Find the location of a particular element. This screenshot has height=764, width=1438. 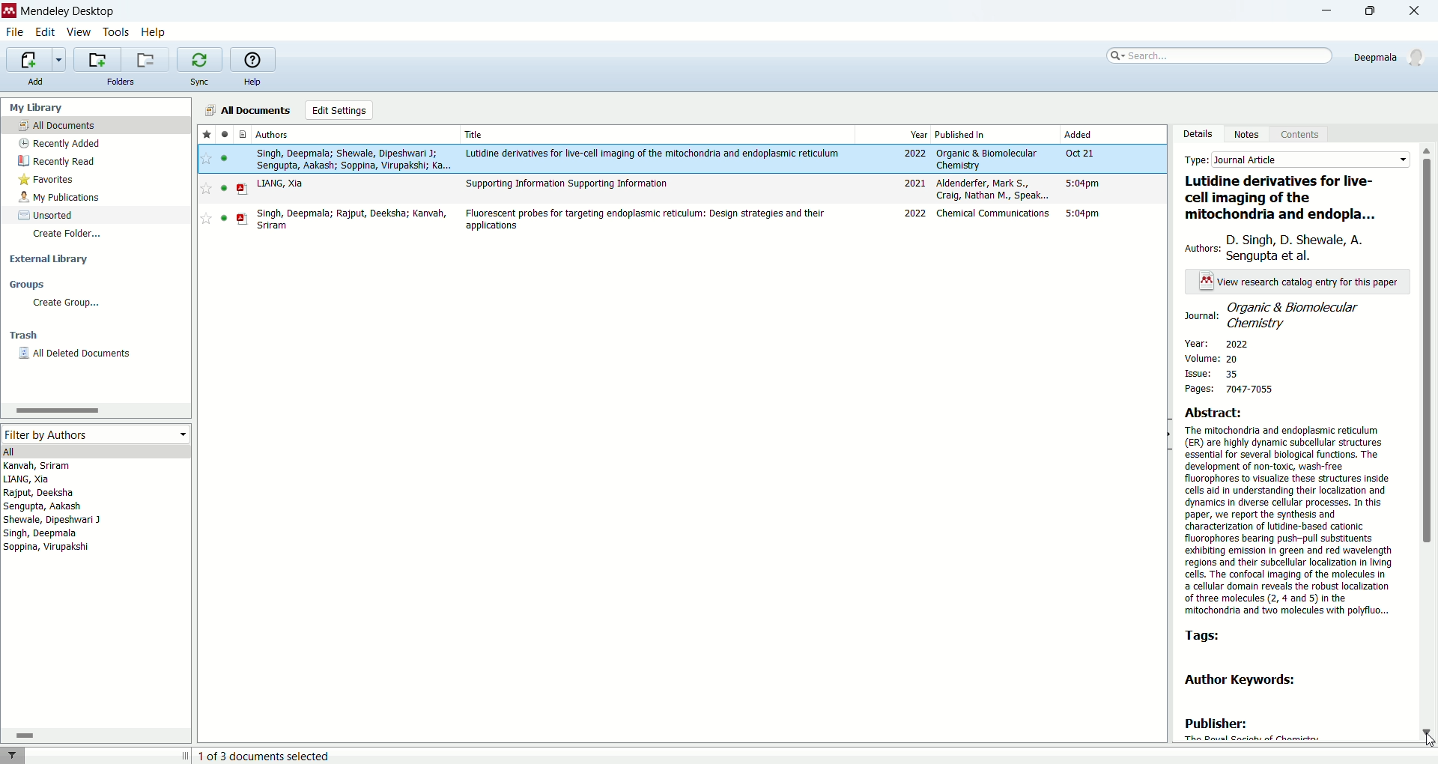

Fluorescent probes for targeting endoplasmic reticulum: design strategies and their applications is located at coordinates (644, 219).